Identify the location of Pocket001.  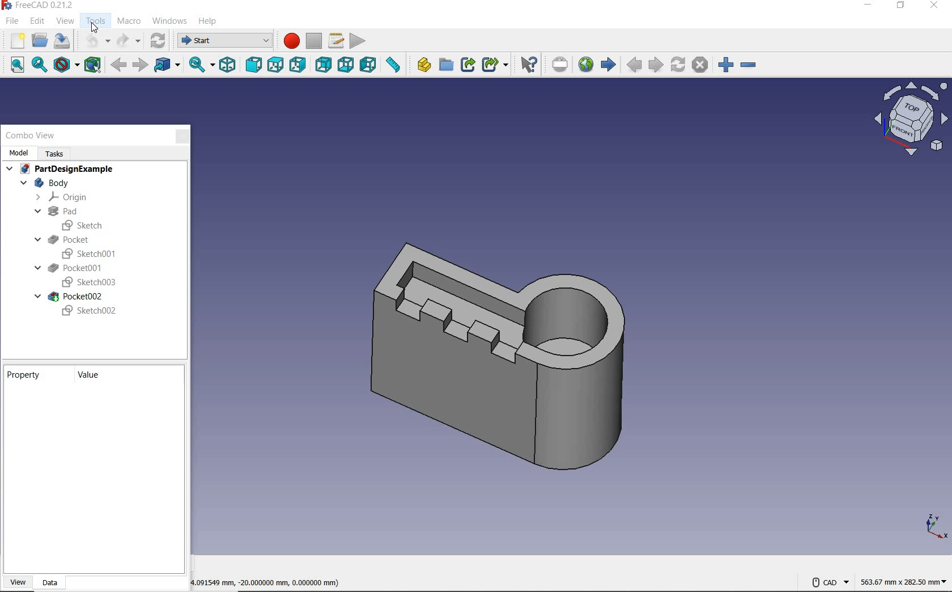
(69, 268).